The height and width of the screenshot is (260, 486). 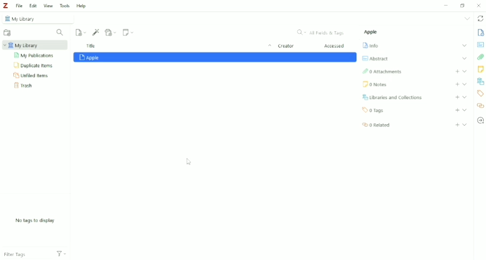 What do you see at coordinates (20, 6) in the screenshot?
I see `File` at bounding box center [20, 6].